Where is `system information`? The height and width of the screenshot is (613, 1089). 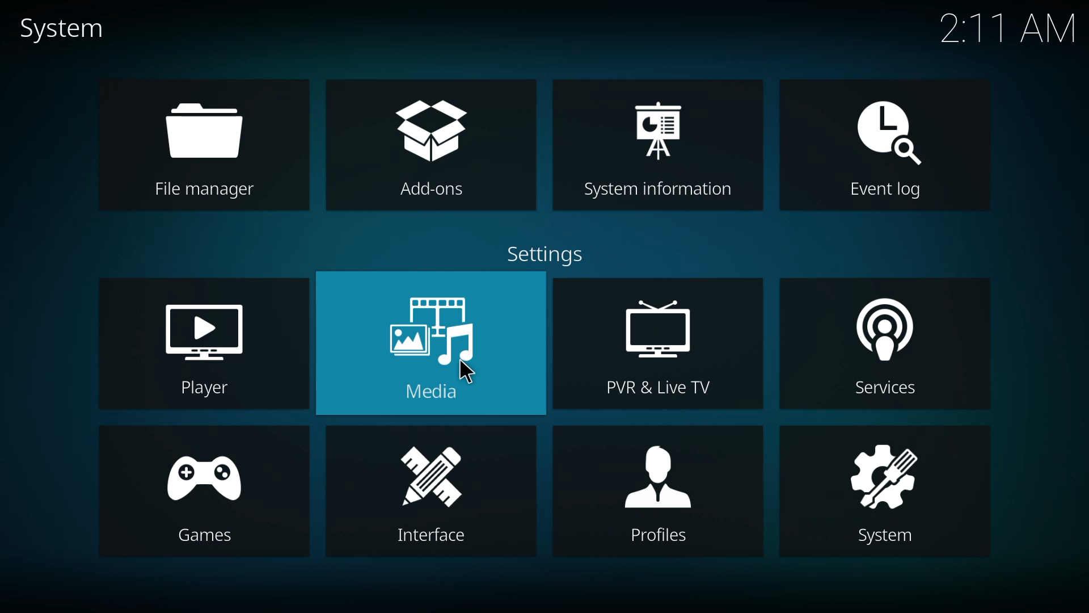
system information is located at coordinates (656, 146).